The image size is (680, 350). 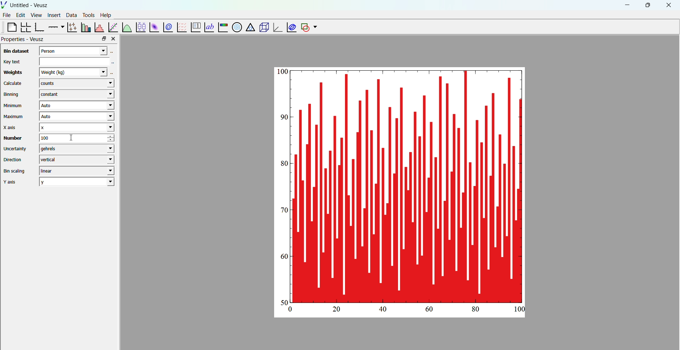 I want to click on 50 - 100kg weight category added on Y axis, so click(x=281, y=187).